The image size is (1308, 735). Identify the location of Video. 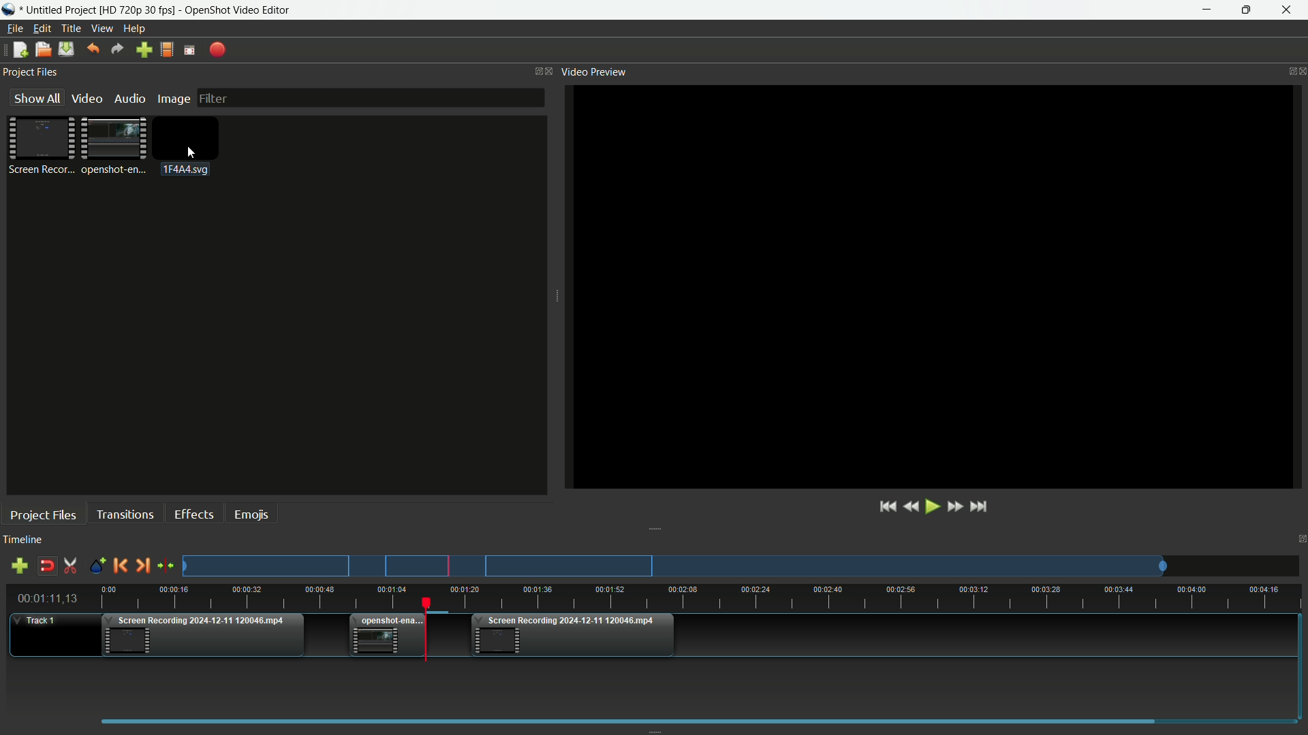
(85, 98).